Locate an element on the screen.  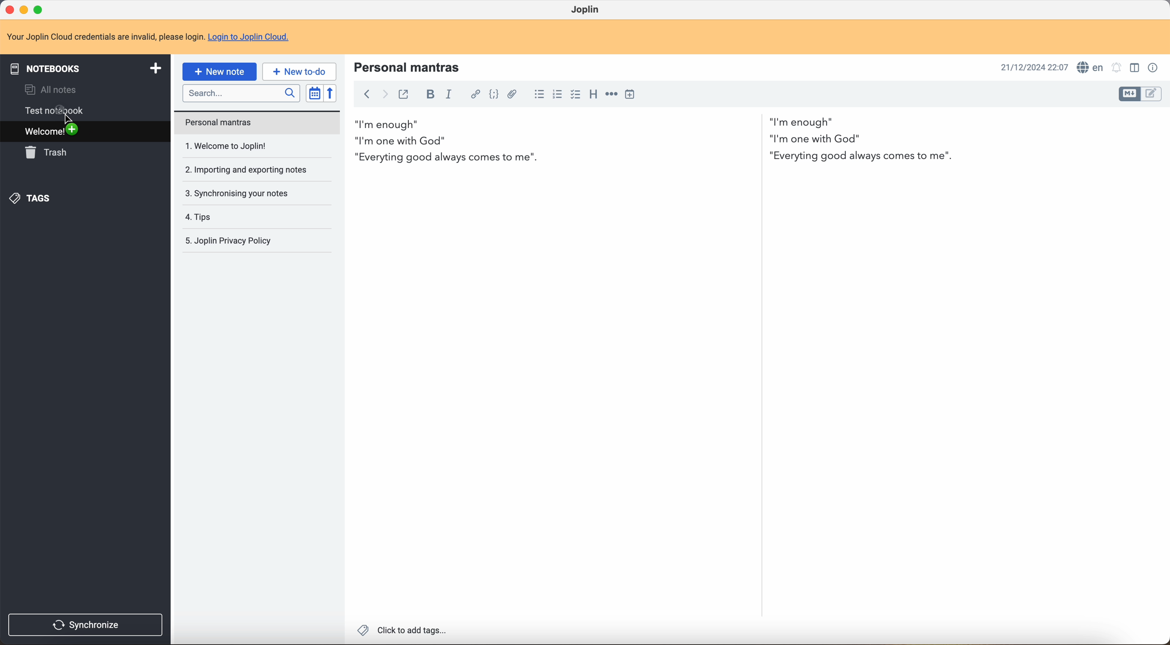
trash is located at coordinates (47, 153).